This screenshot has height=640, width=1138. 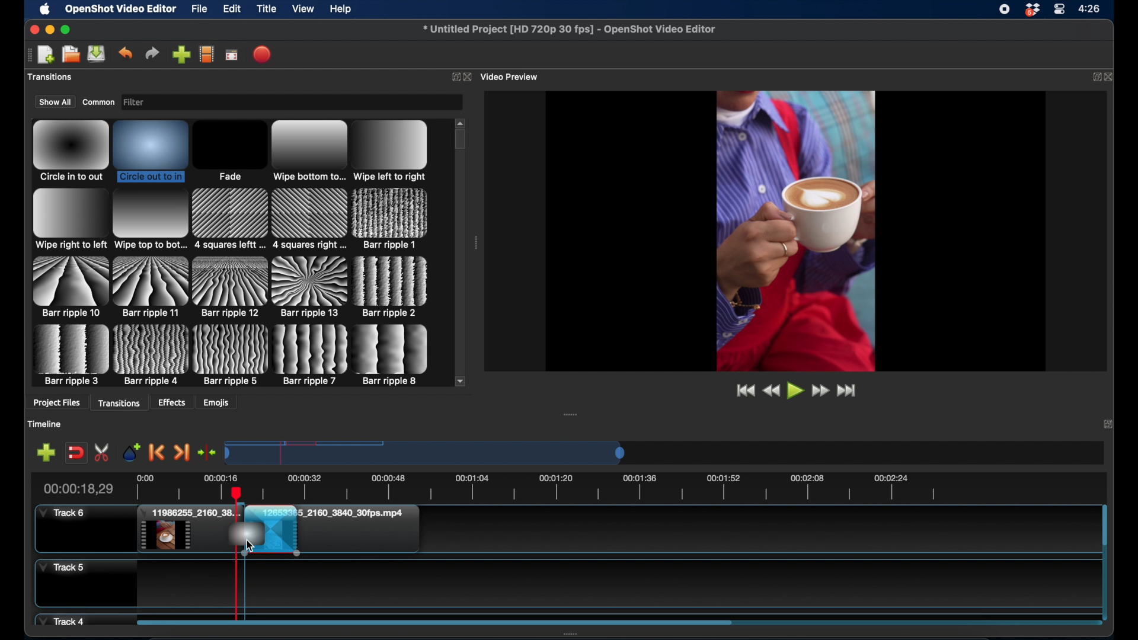 What do you see at coordinates (512, 76) in the screenshot?
I see `video preview` at bounding box center [512, 76].